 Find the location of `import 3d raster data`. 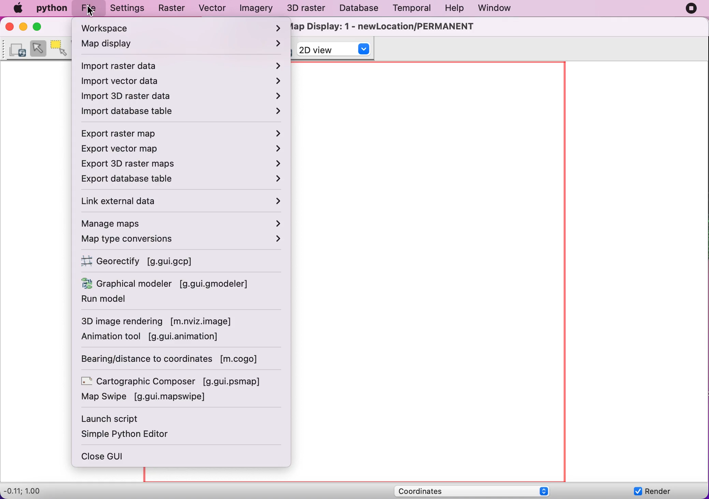

import 3d raster data is located at coordinates (183, 97).